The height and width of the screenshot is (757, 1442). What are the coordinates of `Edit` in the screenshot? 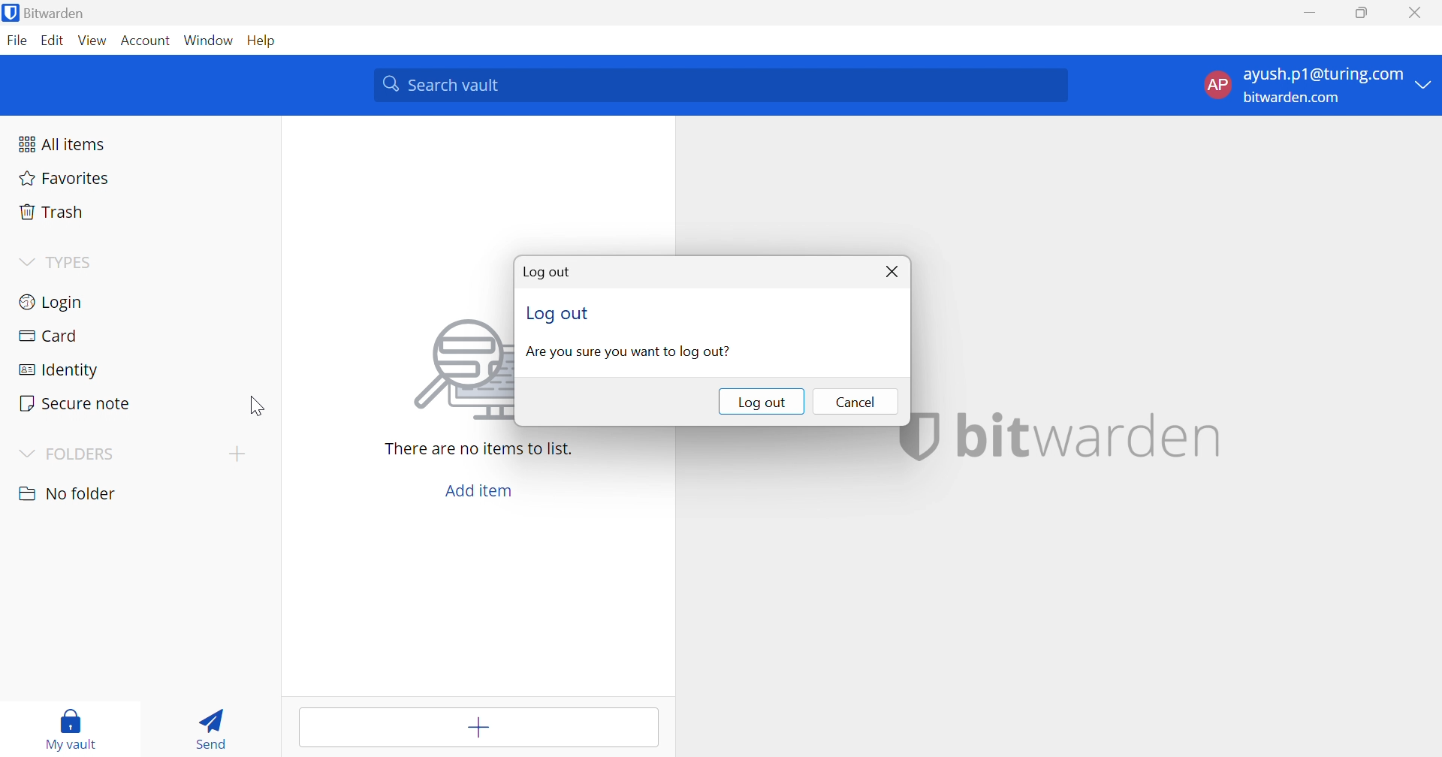 It's located at (55, 41).